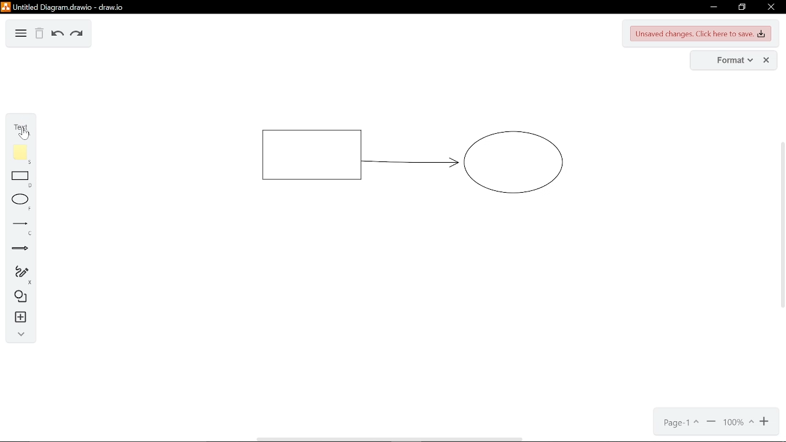  What do you see at coordinates (714, 8) in the screenshot?
I see `minimize` at bounding box center [714, 8].